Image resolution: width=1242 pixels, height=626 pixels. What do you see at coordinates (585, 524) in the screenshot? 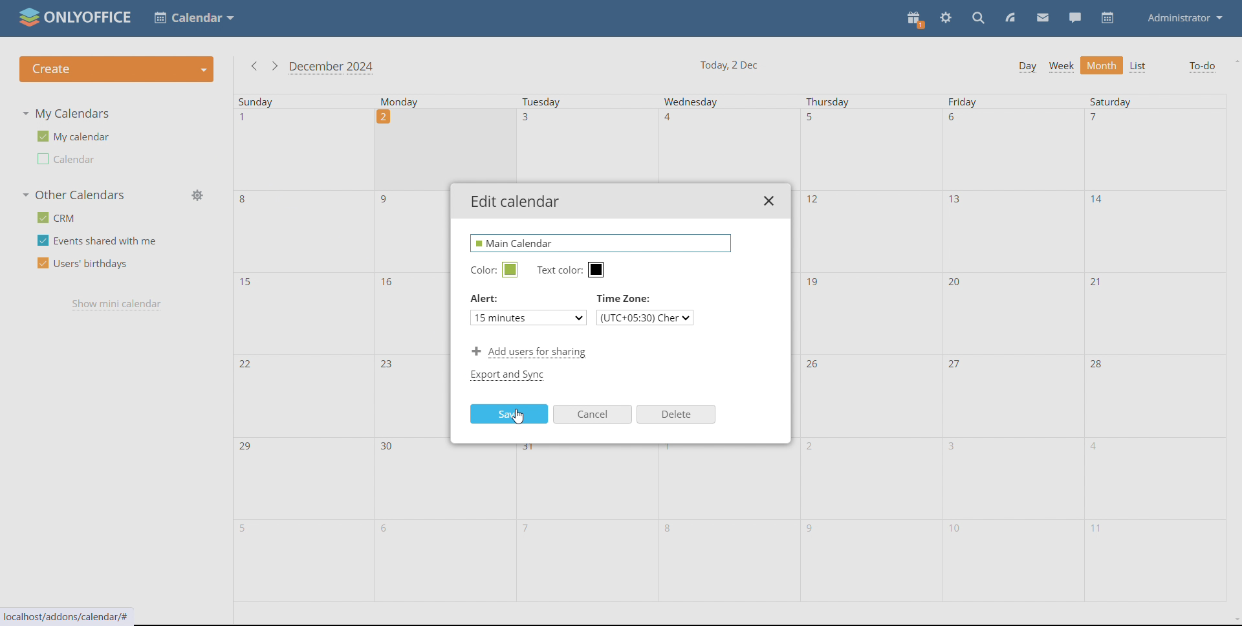
I see `tuesday` at bounding box center [585, 524].